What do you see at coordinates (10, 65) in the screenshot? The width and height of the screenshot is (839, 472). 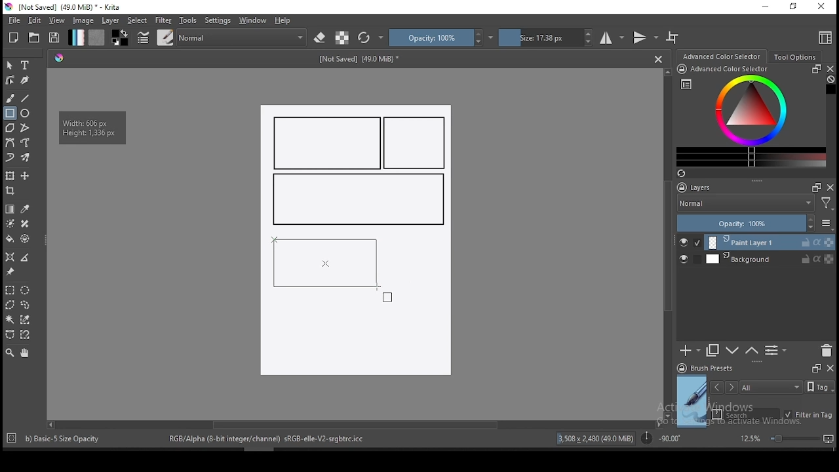 I see `select shapes tool` at bounding box center [10, 65].